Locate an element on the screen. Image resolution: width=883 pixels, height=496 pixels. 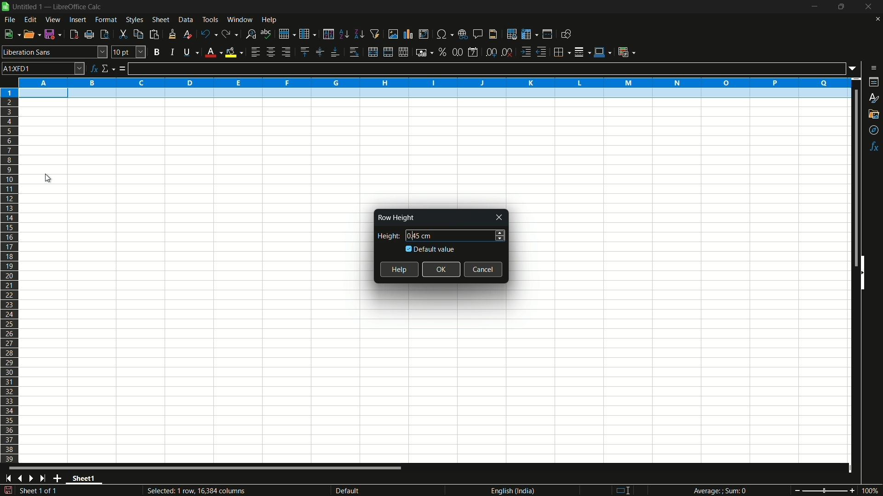
decrease indentation is located at coordinates (542, 52).